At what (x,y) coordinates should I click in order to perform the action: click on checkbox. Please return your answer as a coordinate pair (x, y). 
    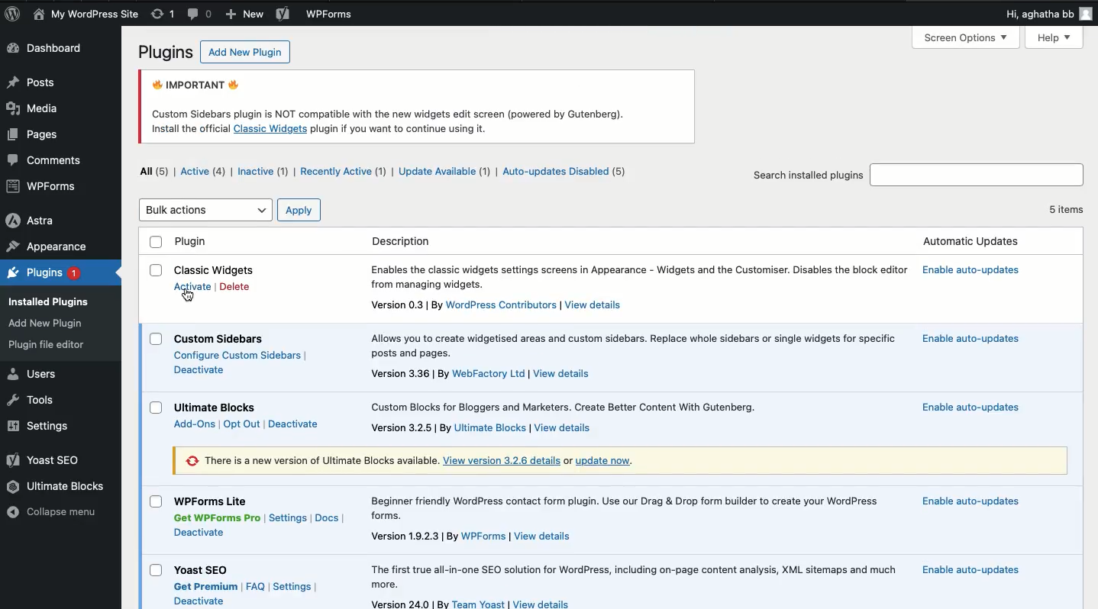
    Looking at the image, I should click on (156, 570).